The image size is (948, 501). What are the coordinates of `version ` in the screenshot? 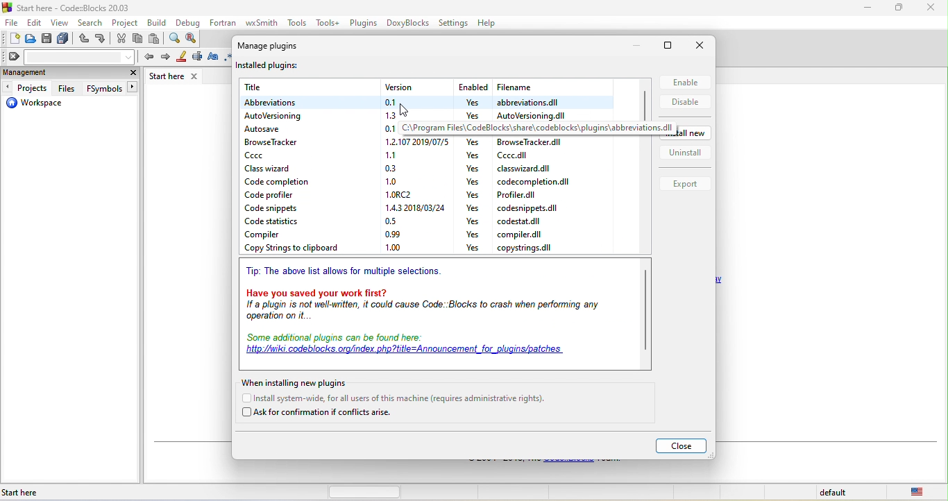 It's located at (393, 246).